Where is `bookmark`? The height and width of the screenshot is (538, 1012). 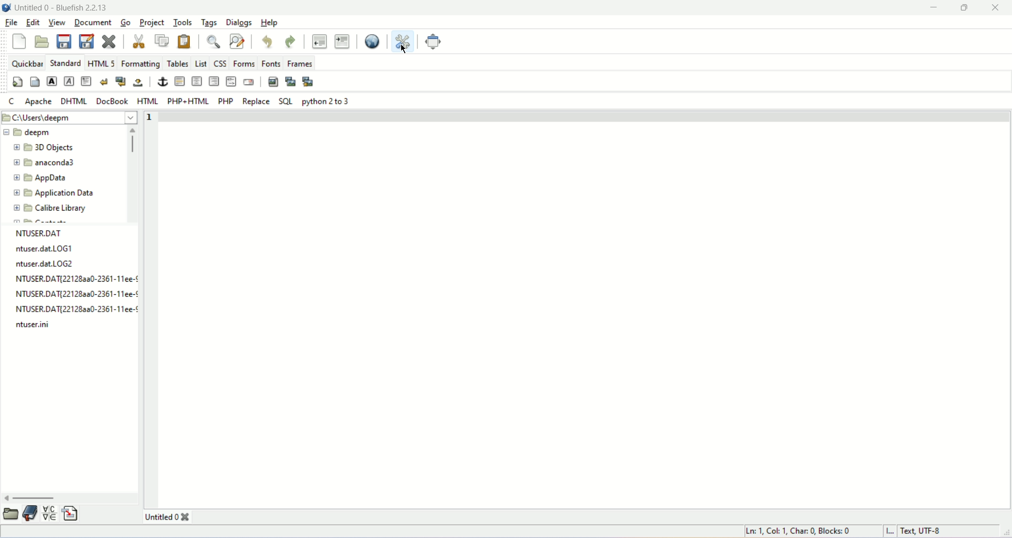
bookmark is located at coordinates (30, 514).